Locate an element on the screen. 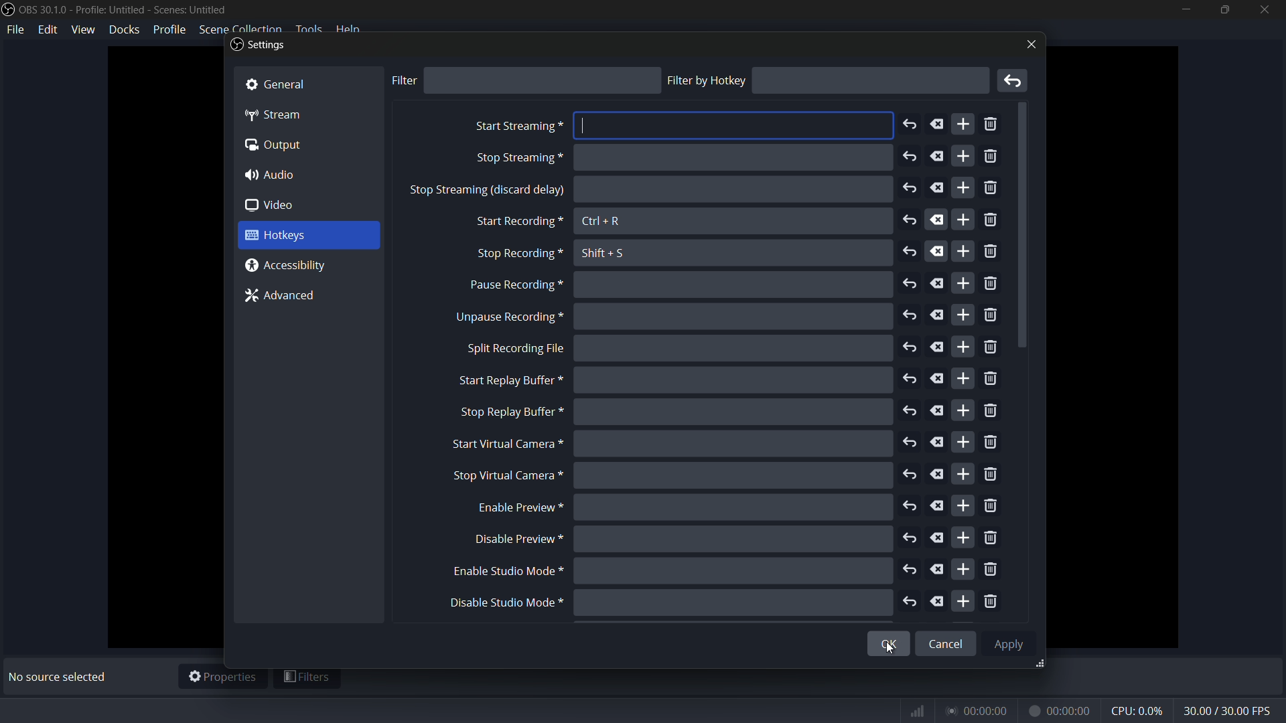 Image resolution: width=1286 pixels, height=723 pixels. profile menu is located at coordinates (169, 29).